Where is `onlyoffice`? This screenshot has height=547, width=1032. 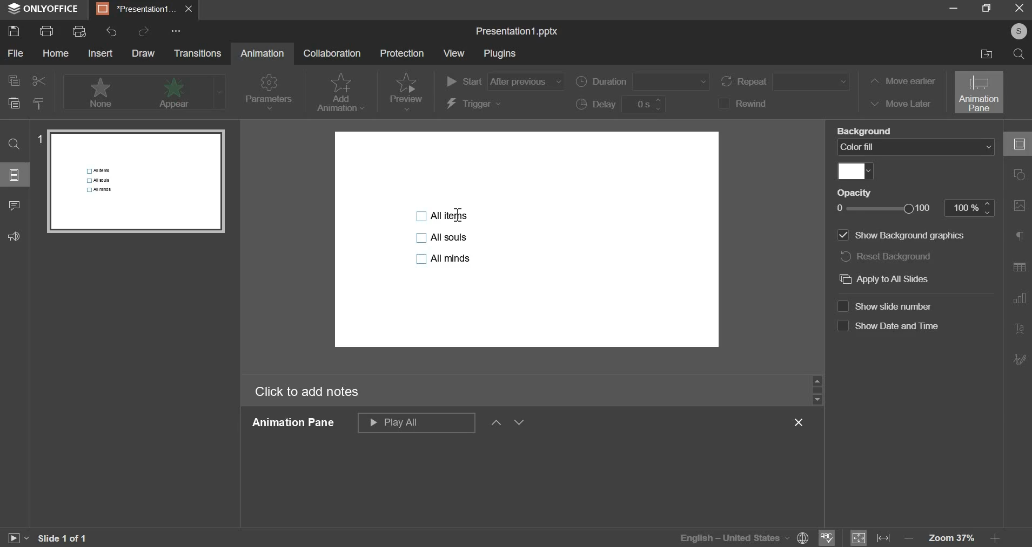
onlyoffice is located at coordinates (43, 8).